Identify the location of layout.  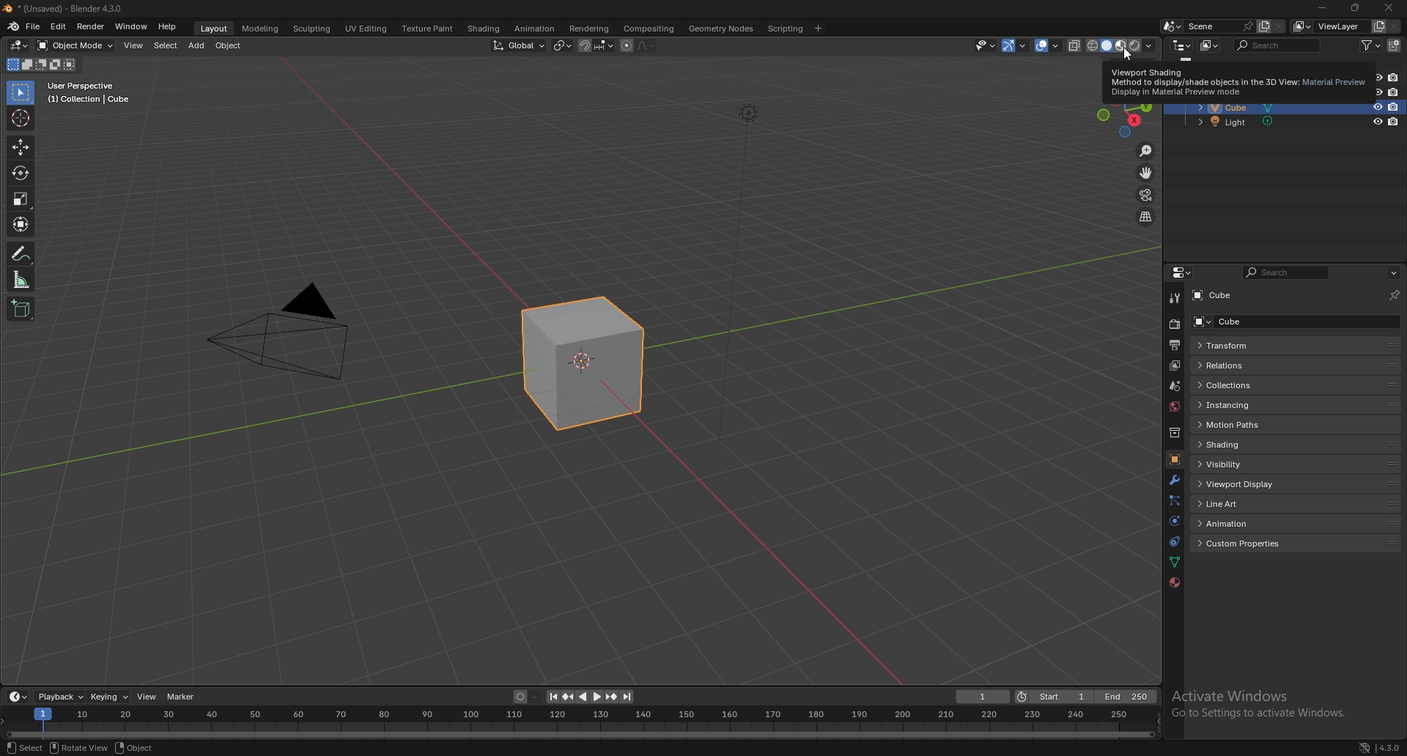
(216, 29).